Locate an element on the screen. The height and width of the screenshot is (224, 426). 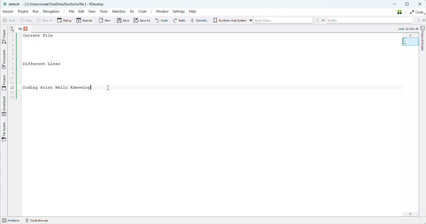
Notes is located at coordinates (12, 29).